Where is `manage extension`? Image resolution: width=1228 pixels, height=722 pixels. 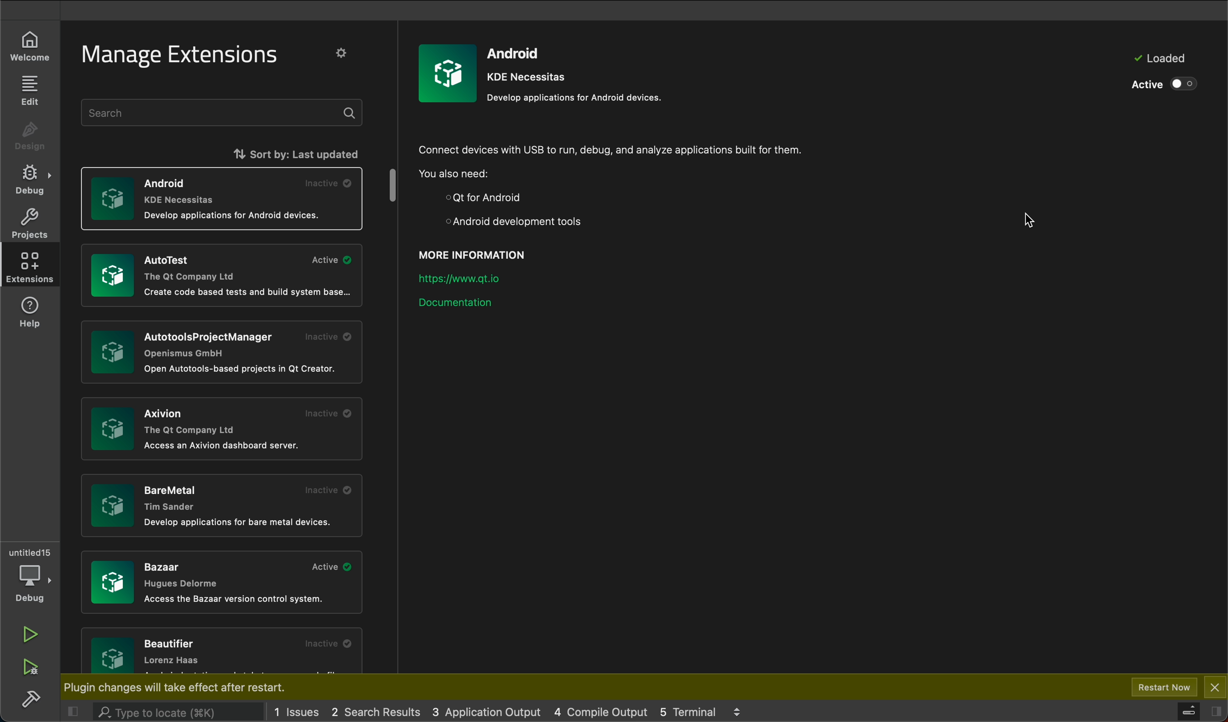
manage extension is located at coordinates (182, 56).